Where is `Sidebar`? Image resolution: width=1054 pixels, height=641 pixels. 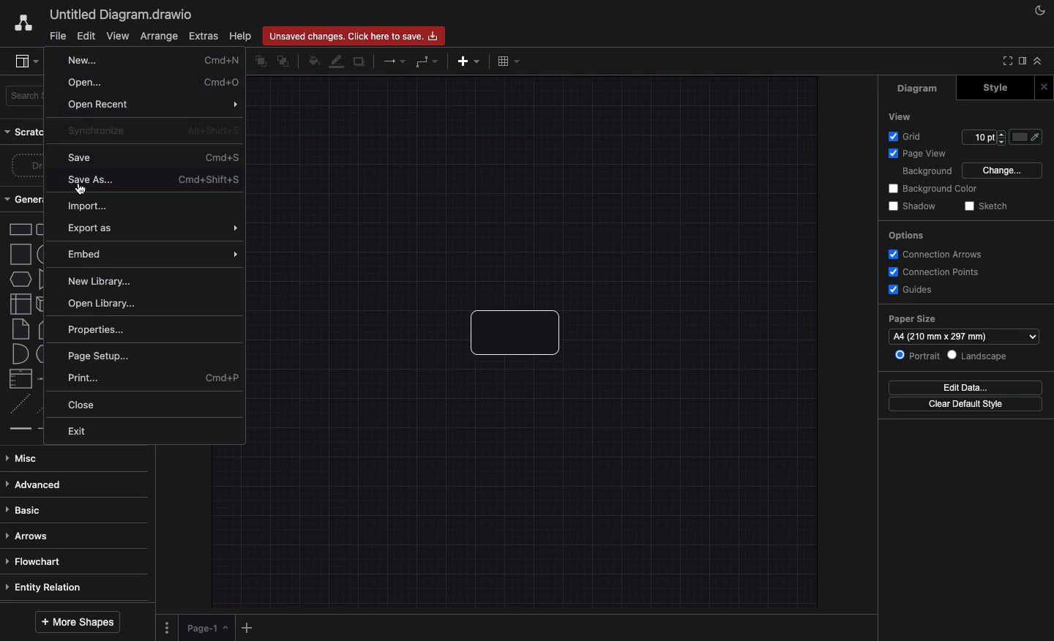
Sidebar is located at coordinates (27, 61).